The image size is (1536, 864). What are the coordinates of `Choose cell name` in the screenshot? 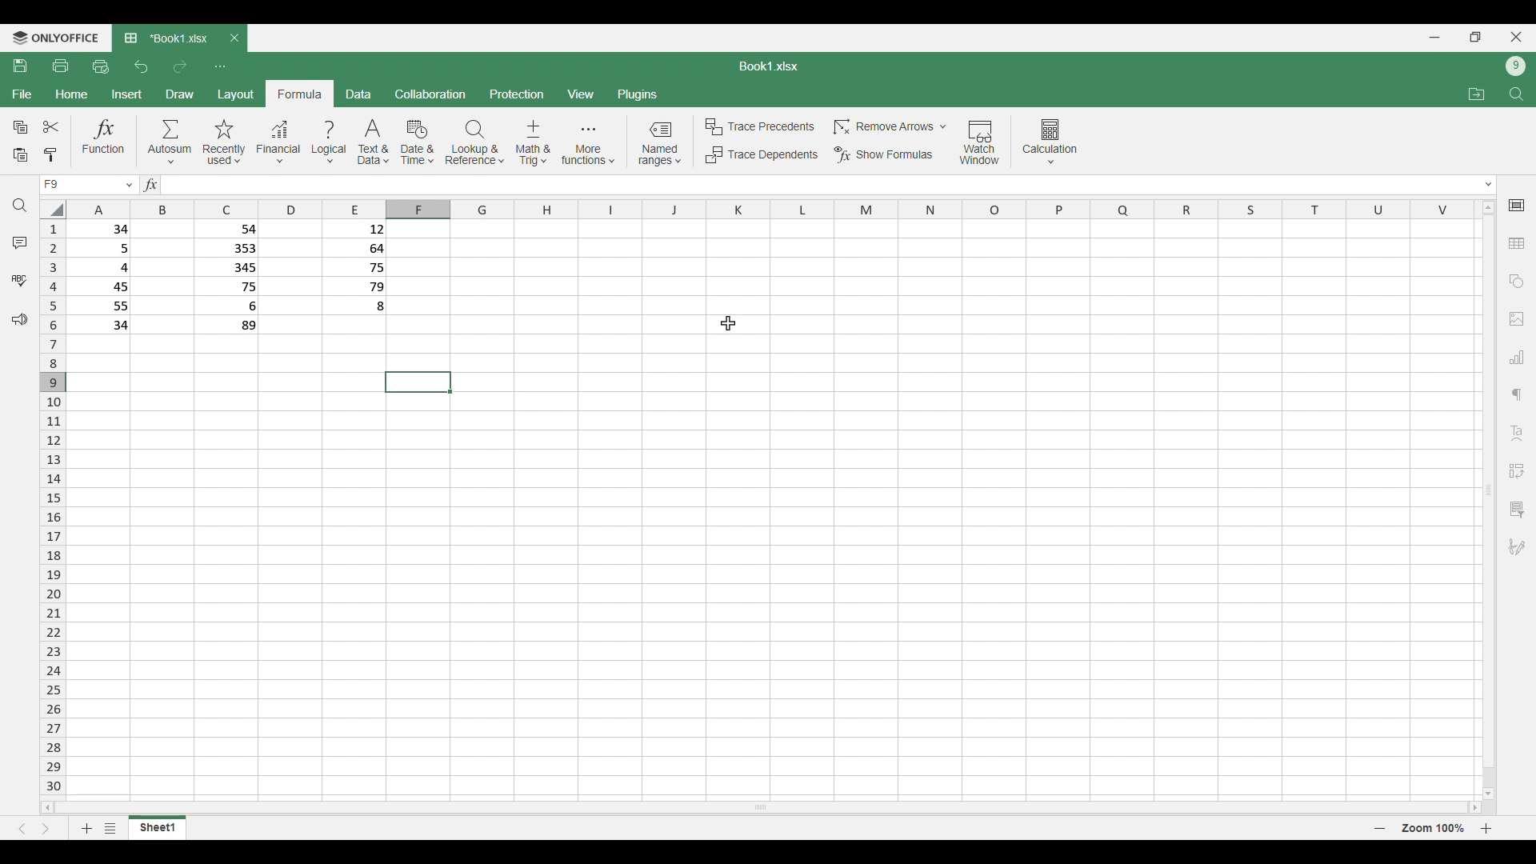 It's located at (87, 185).